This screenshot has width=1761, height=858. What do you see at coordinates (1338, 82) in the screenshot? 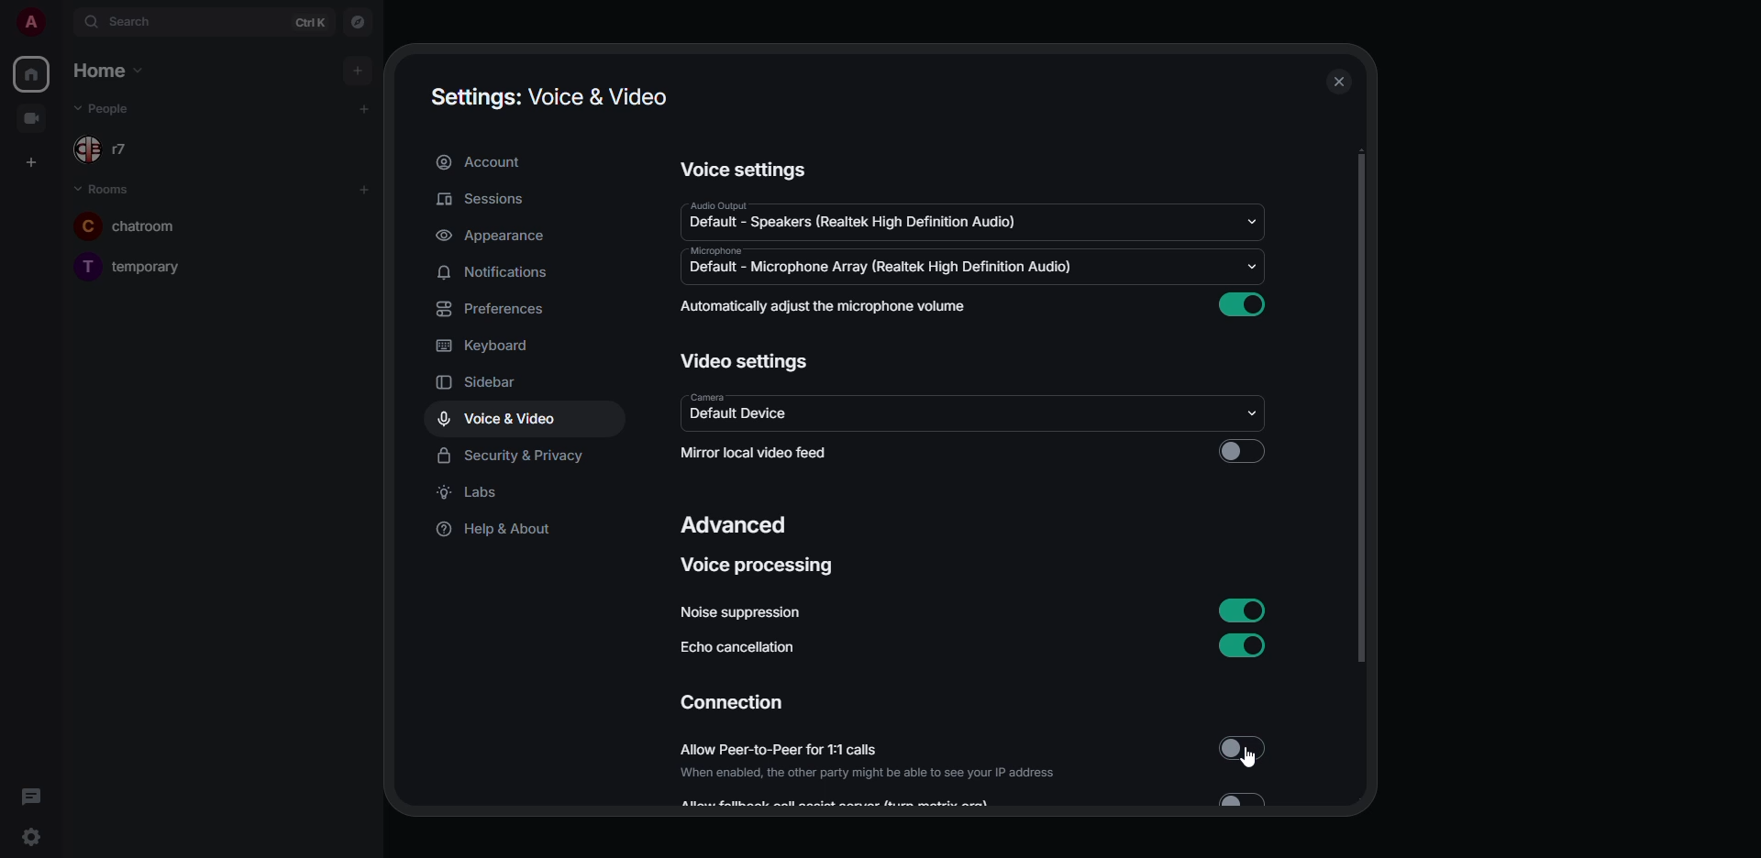
I see `close` at bounding box center [1338, 82].